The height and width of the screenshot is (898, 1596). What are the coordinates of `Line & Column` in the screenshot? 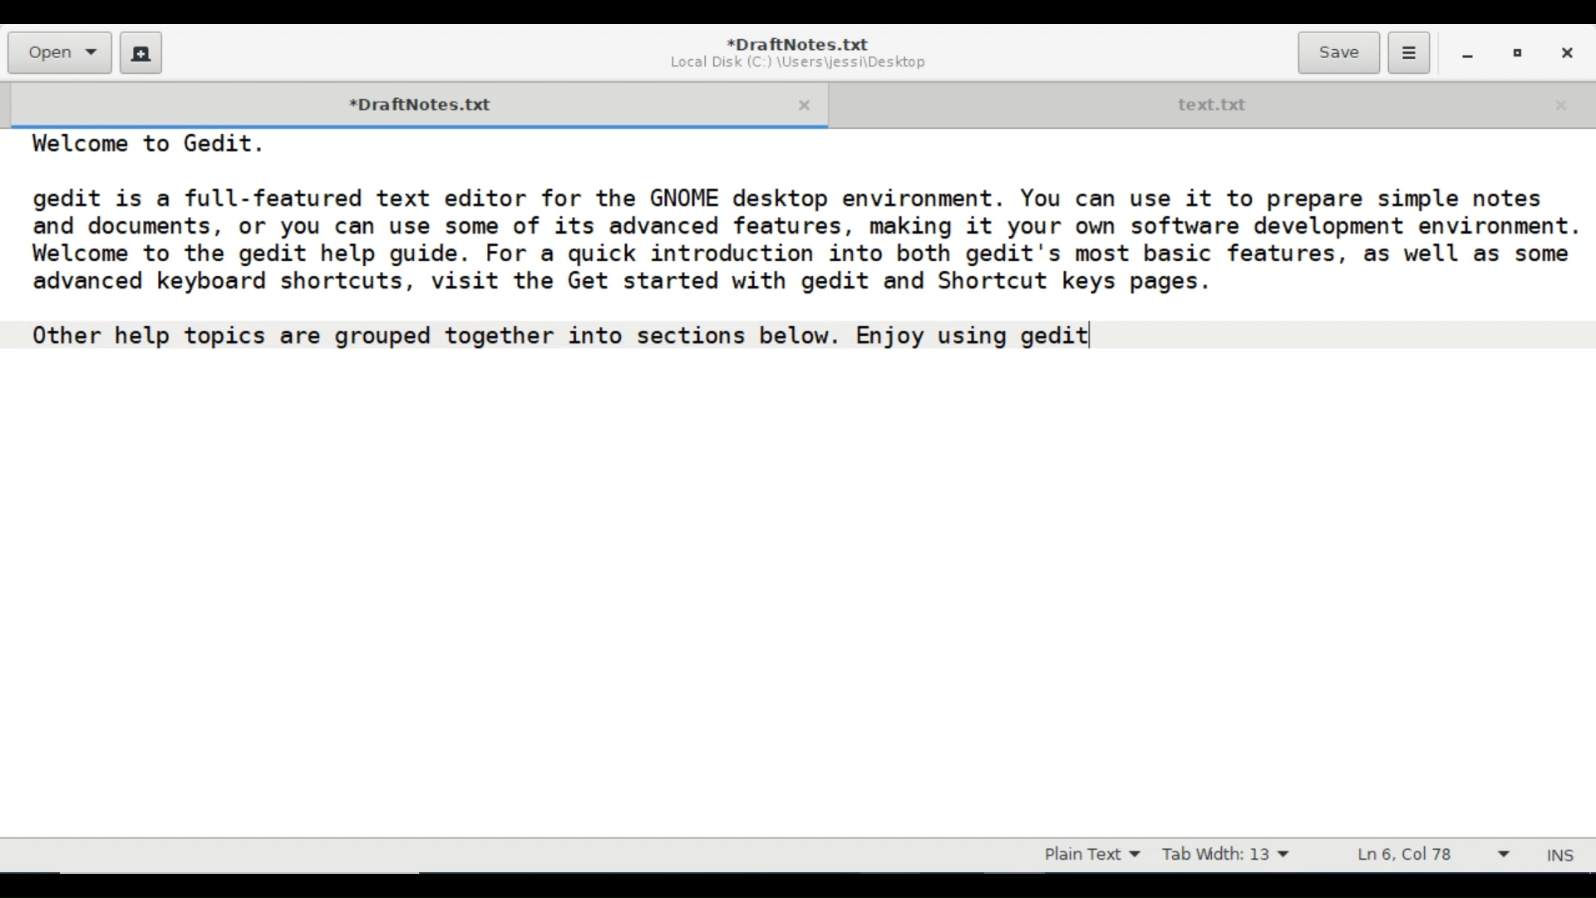 It's located at (1432, 856).